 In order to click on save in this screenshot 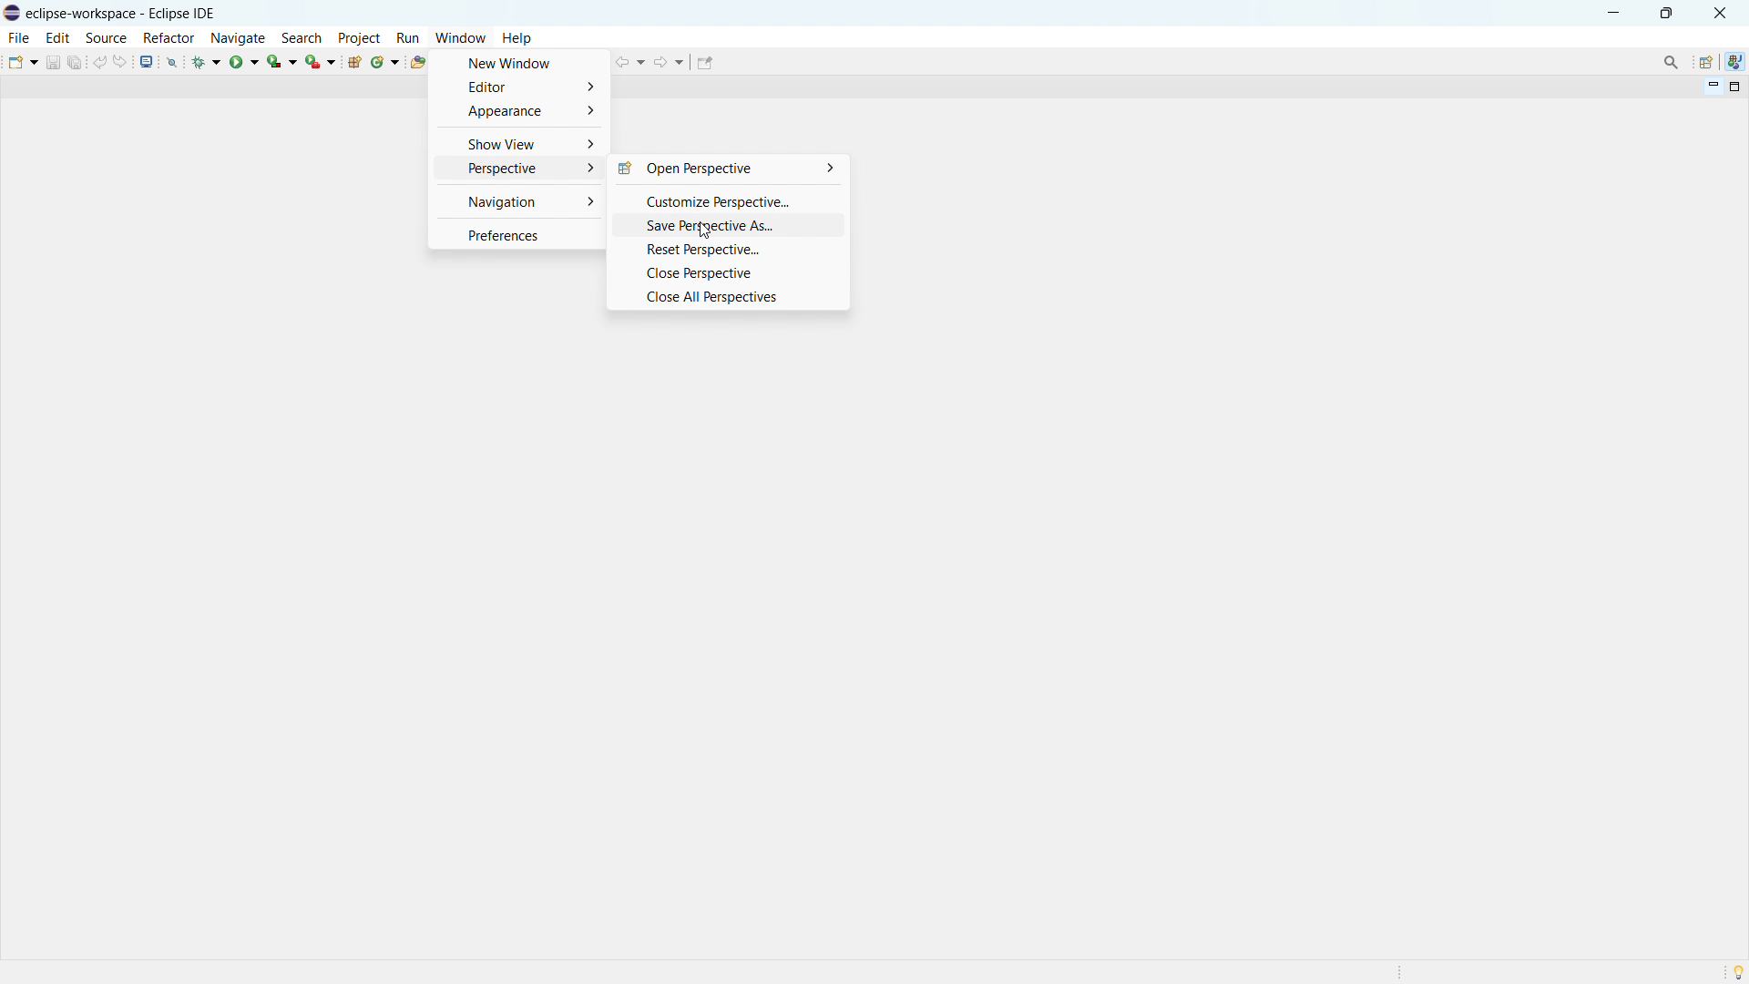, I will do `click(53, 62)`.